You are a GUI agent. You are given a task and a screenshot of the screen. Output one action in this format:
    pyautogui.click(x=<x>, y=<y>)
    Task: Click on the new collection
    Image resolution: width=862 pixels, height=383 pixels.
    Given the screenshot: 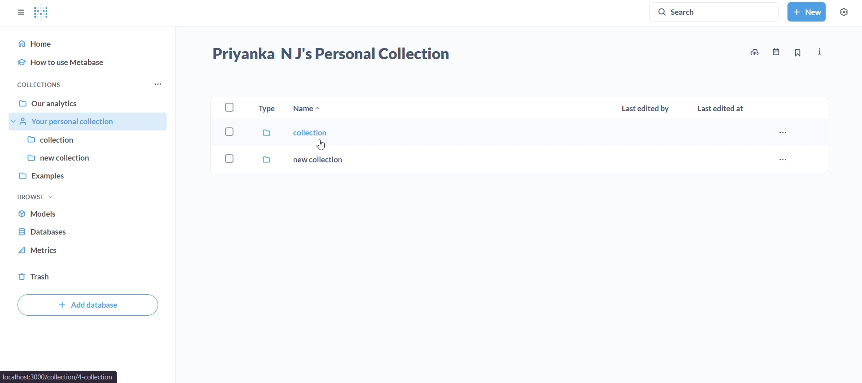 What is the action you would take?
    pyautogui.click(x=88, y=157)
    